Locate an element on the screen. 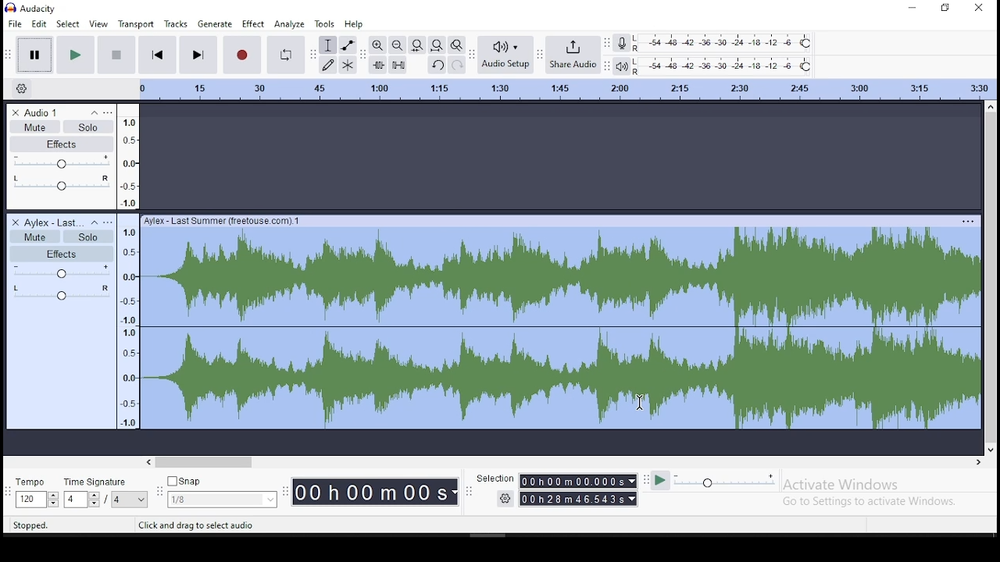  fit selection to width is located at coordinates (417, 46).